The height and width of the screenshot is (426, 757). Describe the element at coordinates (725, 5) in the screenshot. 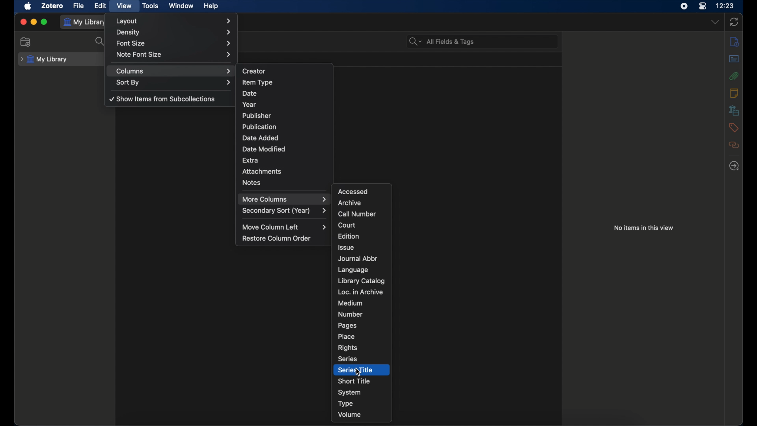

I see `time` at that location.